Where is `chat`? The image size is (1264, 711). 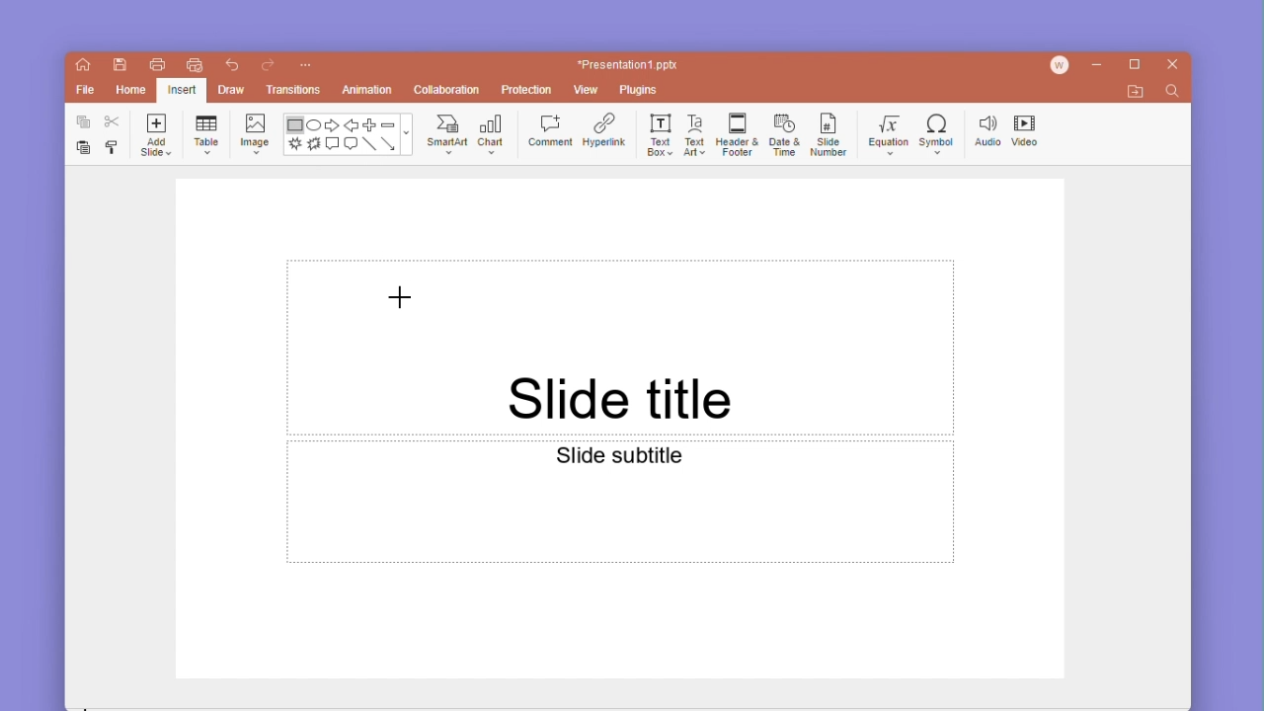 chat is located at coordinates (494, 132).